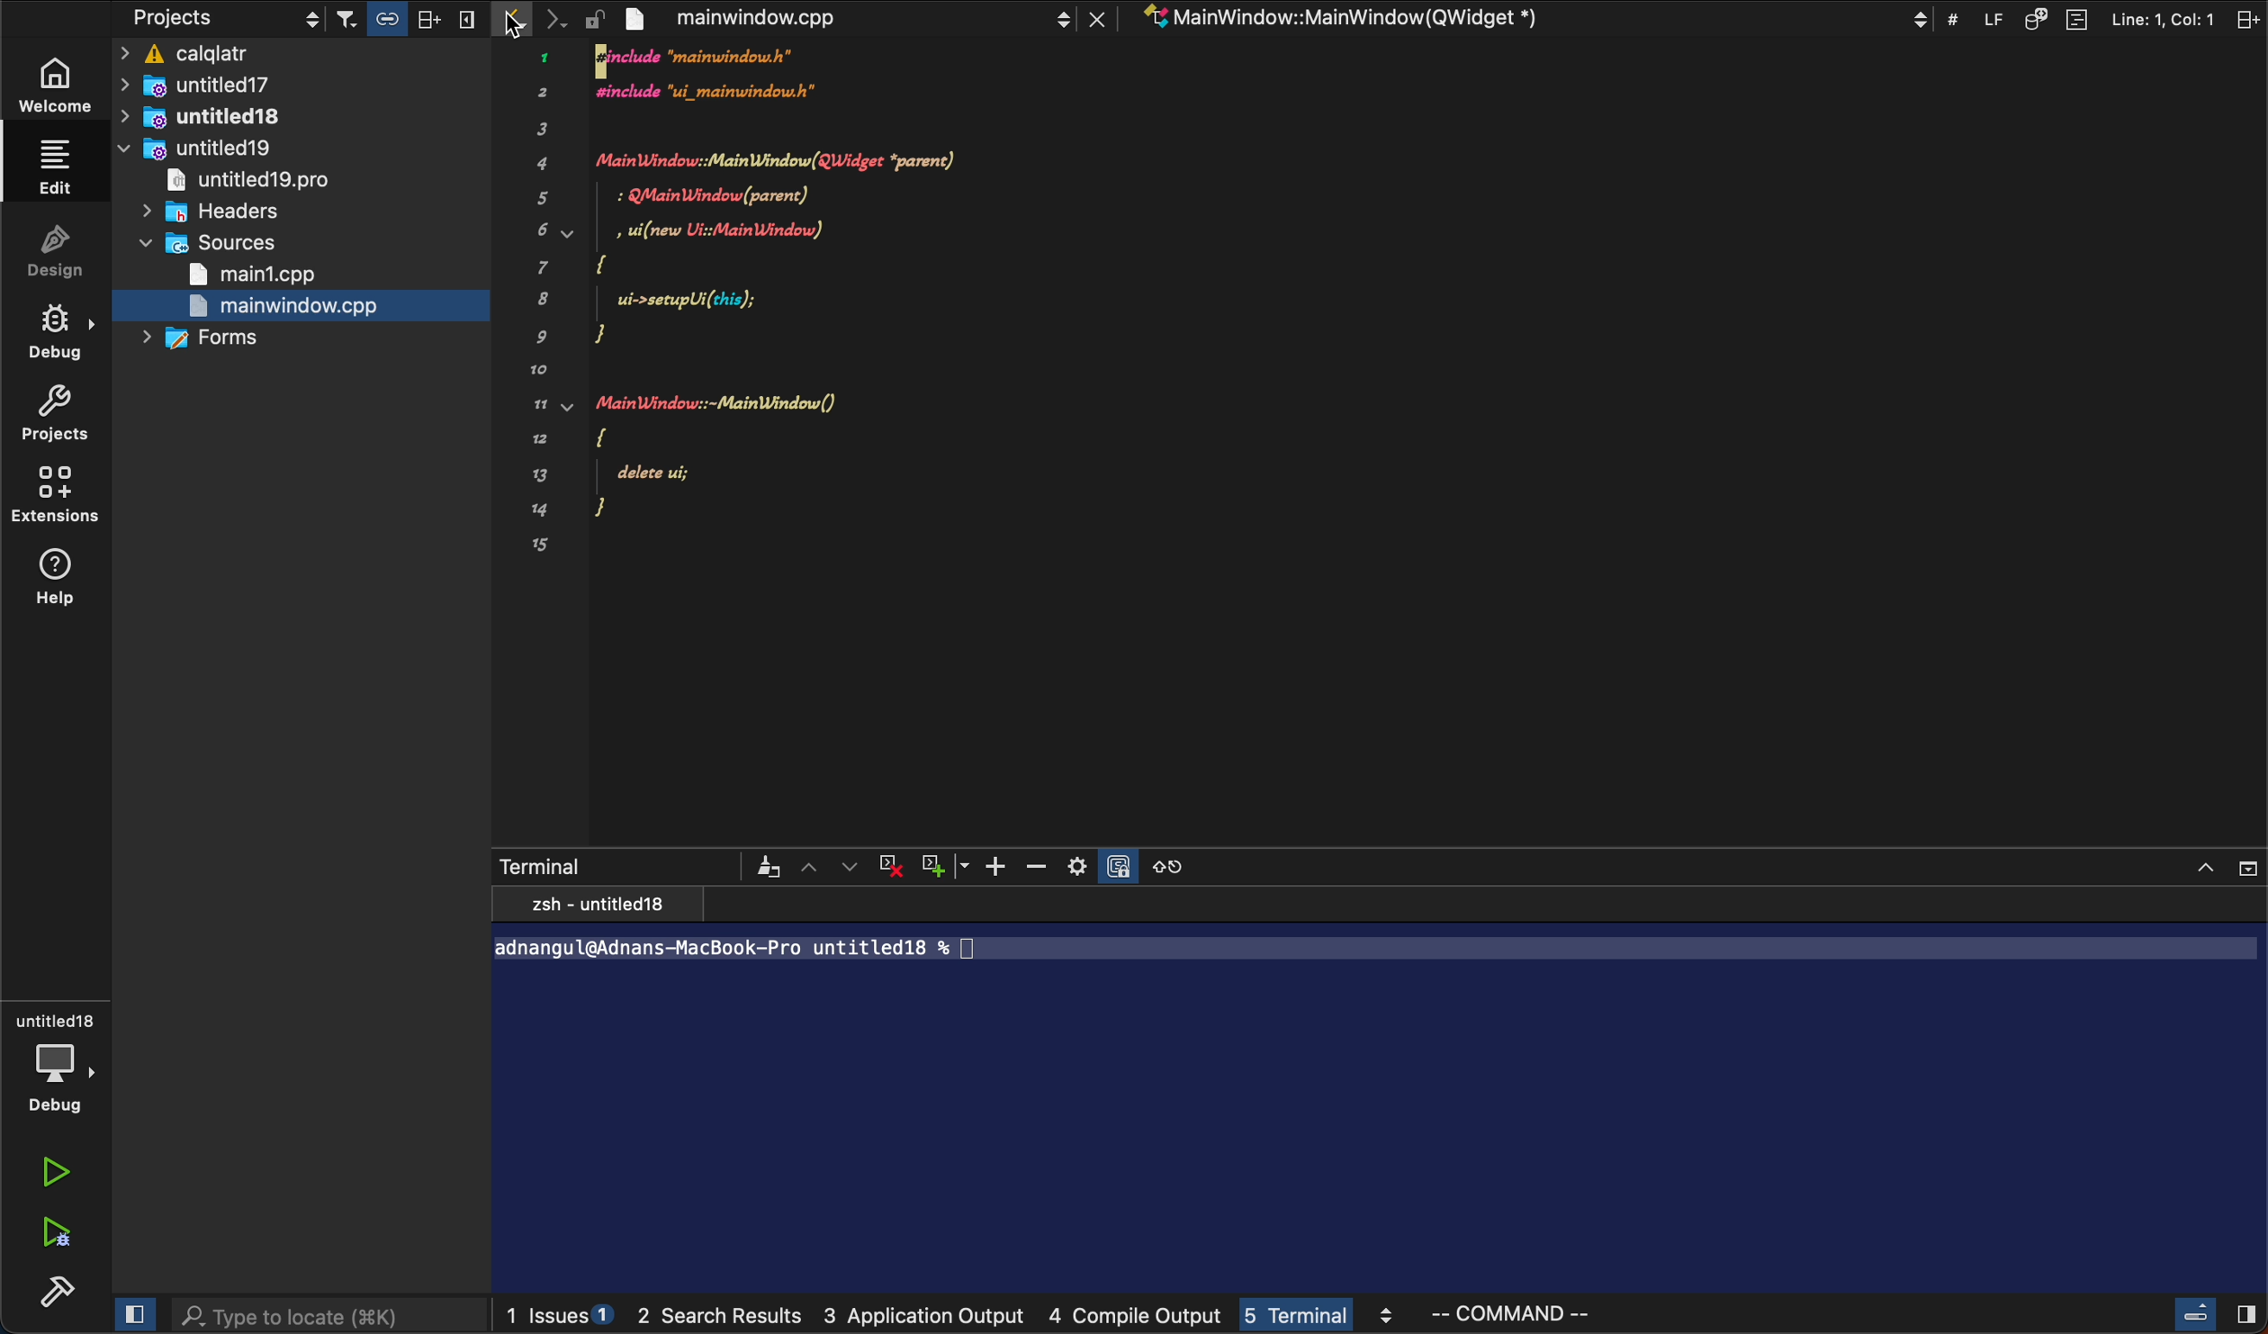 The height and width of the screenshot is (1334, 2268). What do you see at coordinates (2103, 18) in the screenshot?
I see `split` at bounding box center [2103, 18].